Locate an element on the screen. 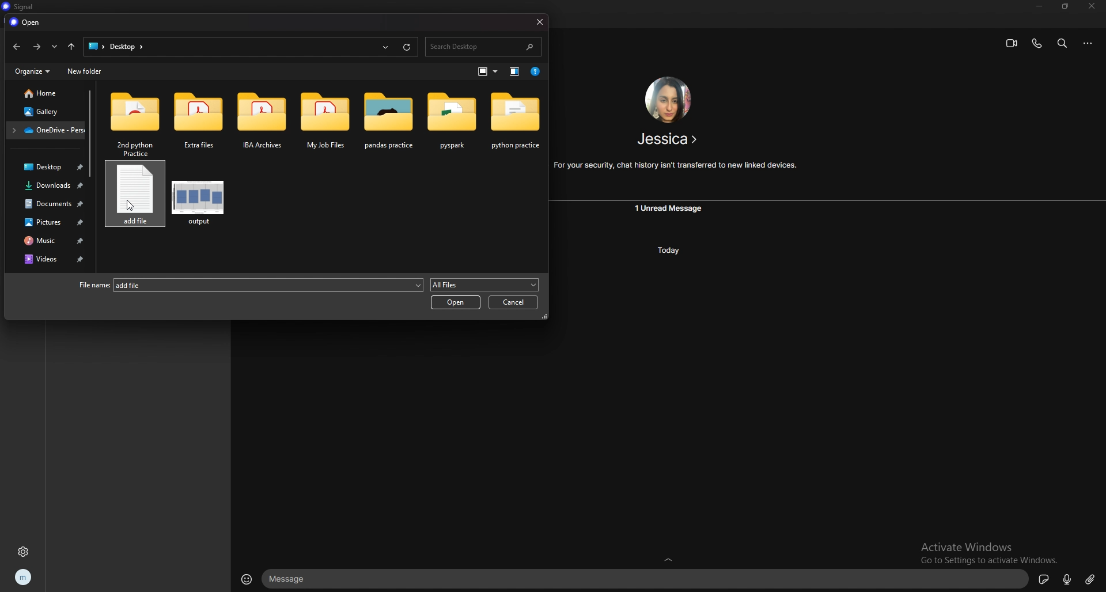 This screenshot has height=592, width=1106. videos is located at coordinates (50, 260).